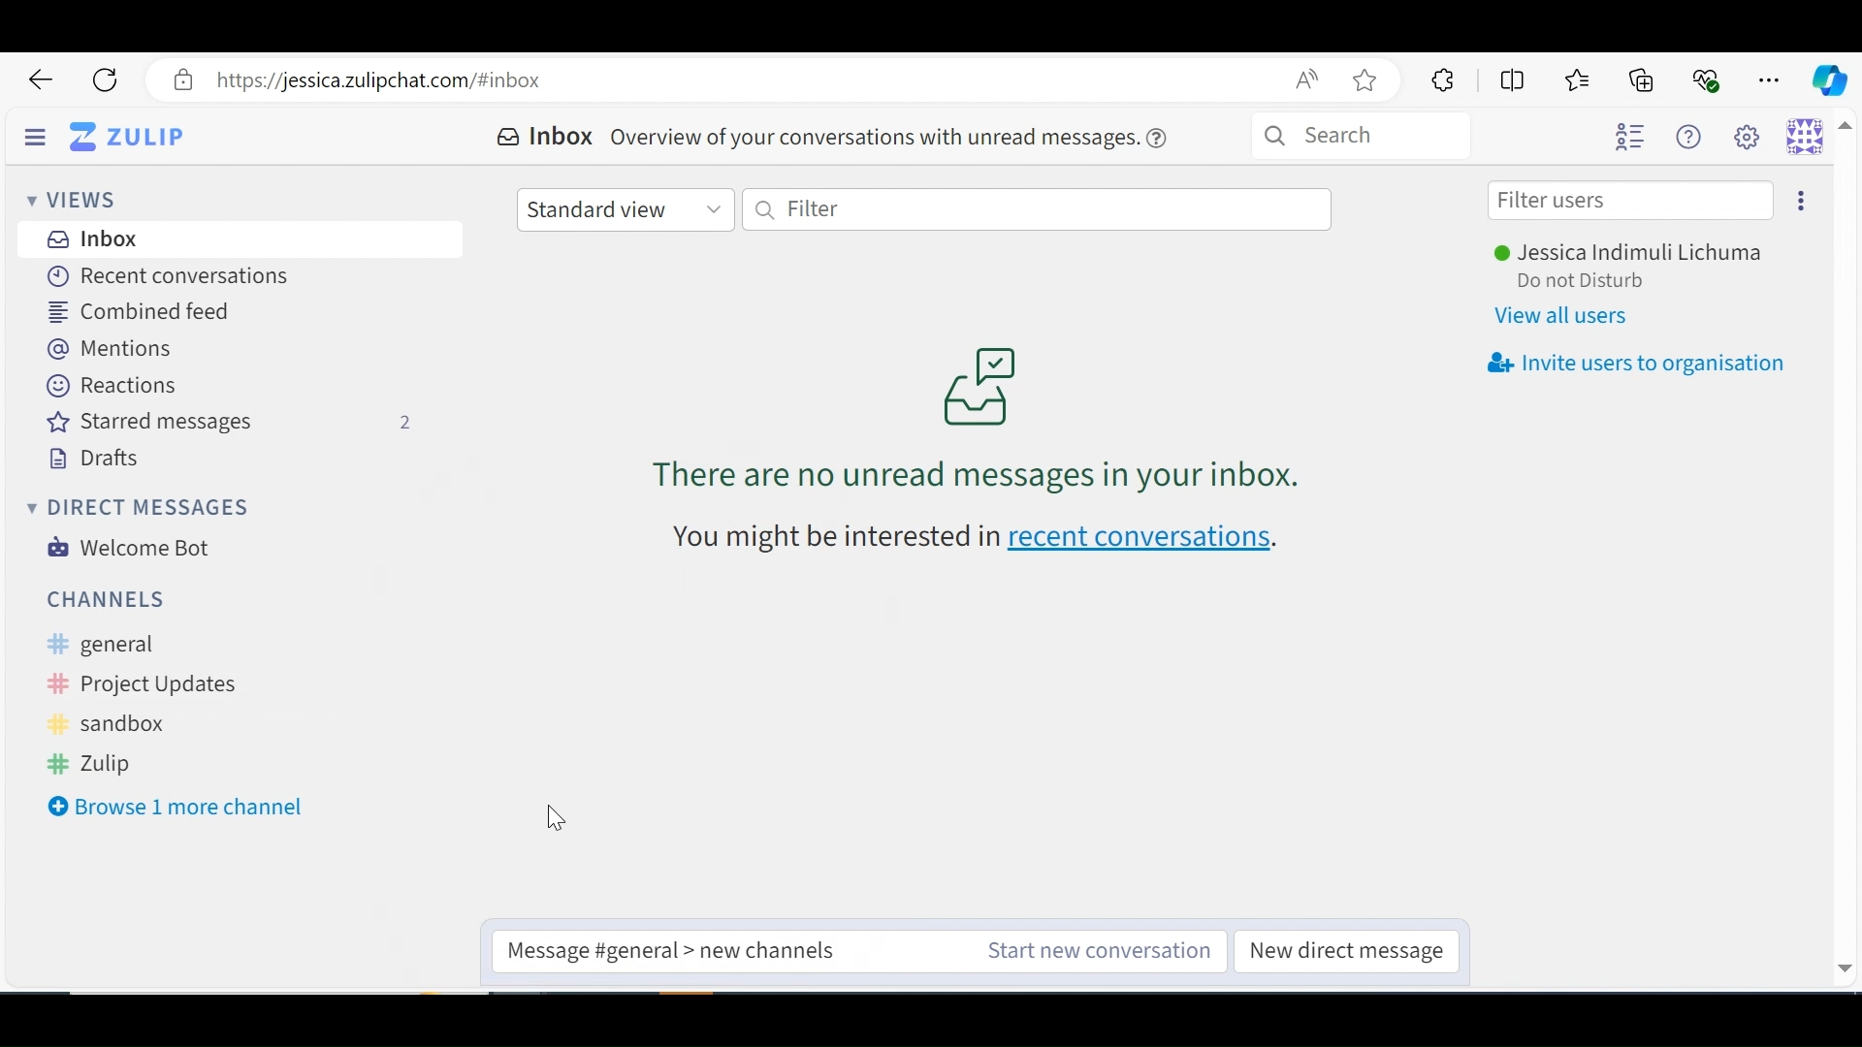 This screenshot has width=1862, height=1047. Describe the element at coordinates (1395, 138) in the screenshot. I see `Search` at that location.